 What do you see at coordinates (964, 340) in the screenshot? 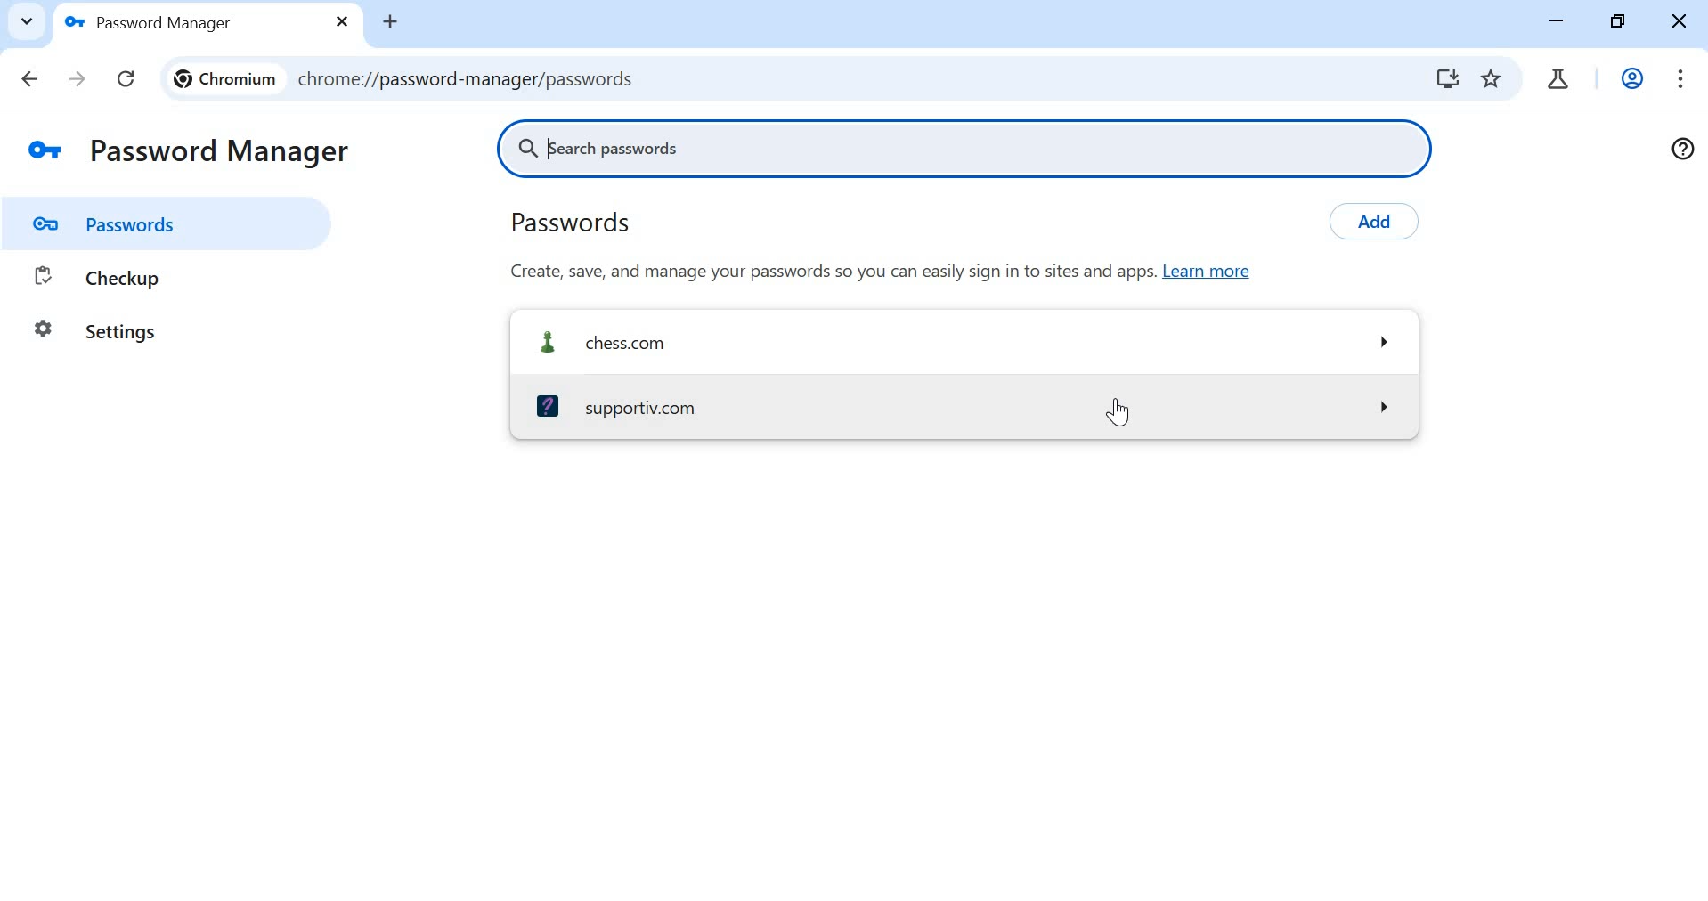
I see `chess.com` at bounding box center [964, 340].